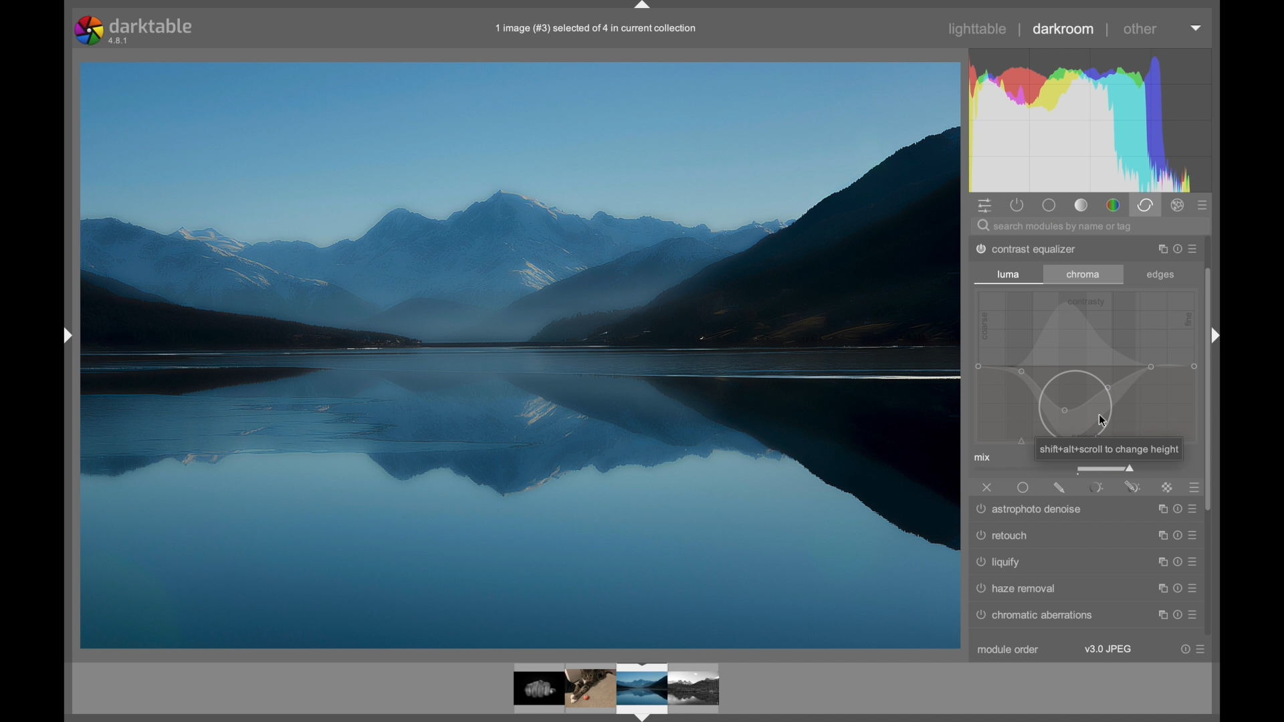  I want to click on more options, so click(1176, 566).